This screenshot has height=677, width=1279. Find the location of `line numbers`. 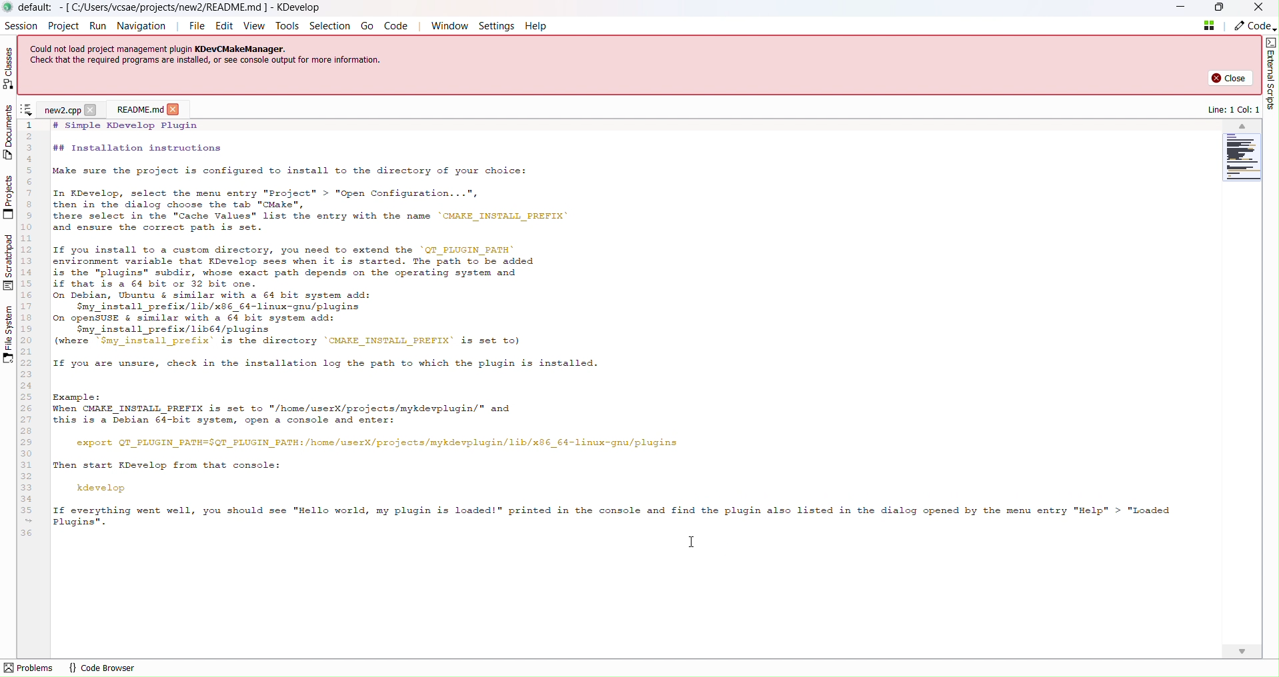

line numbers is located at coordinates (31, 329).